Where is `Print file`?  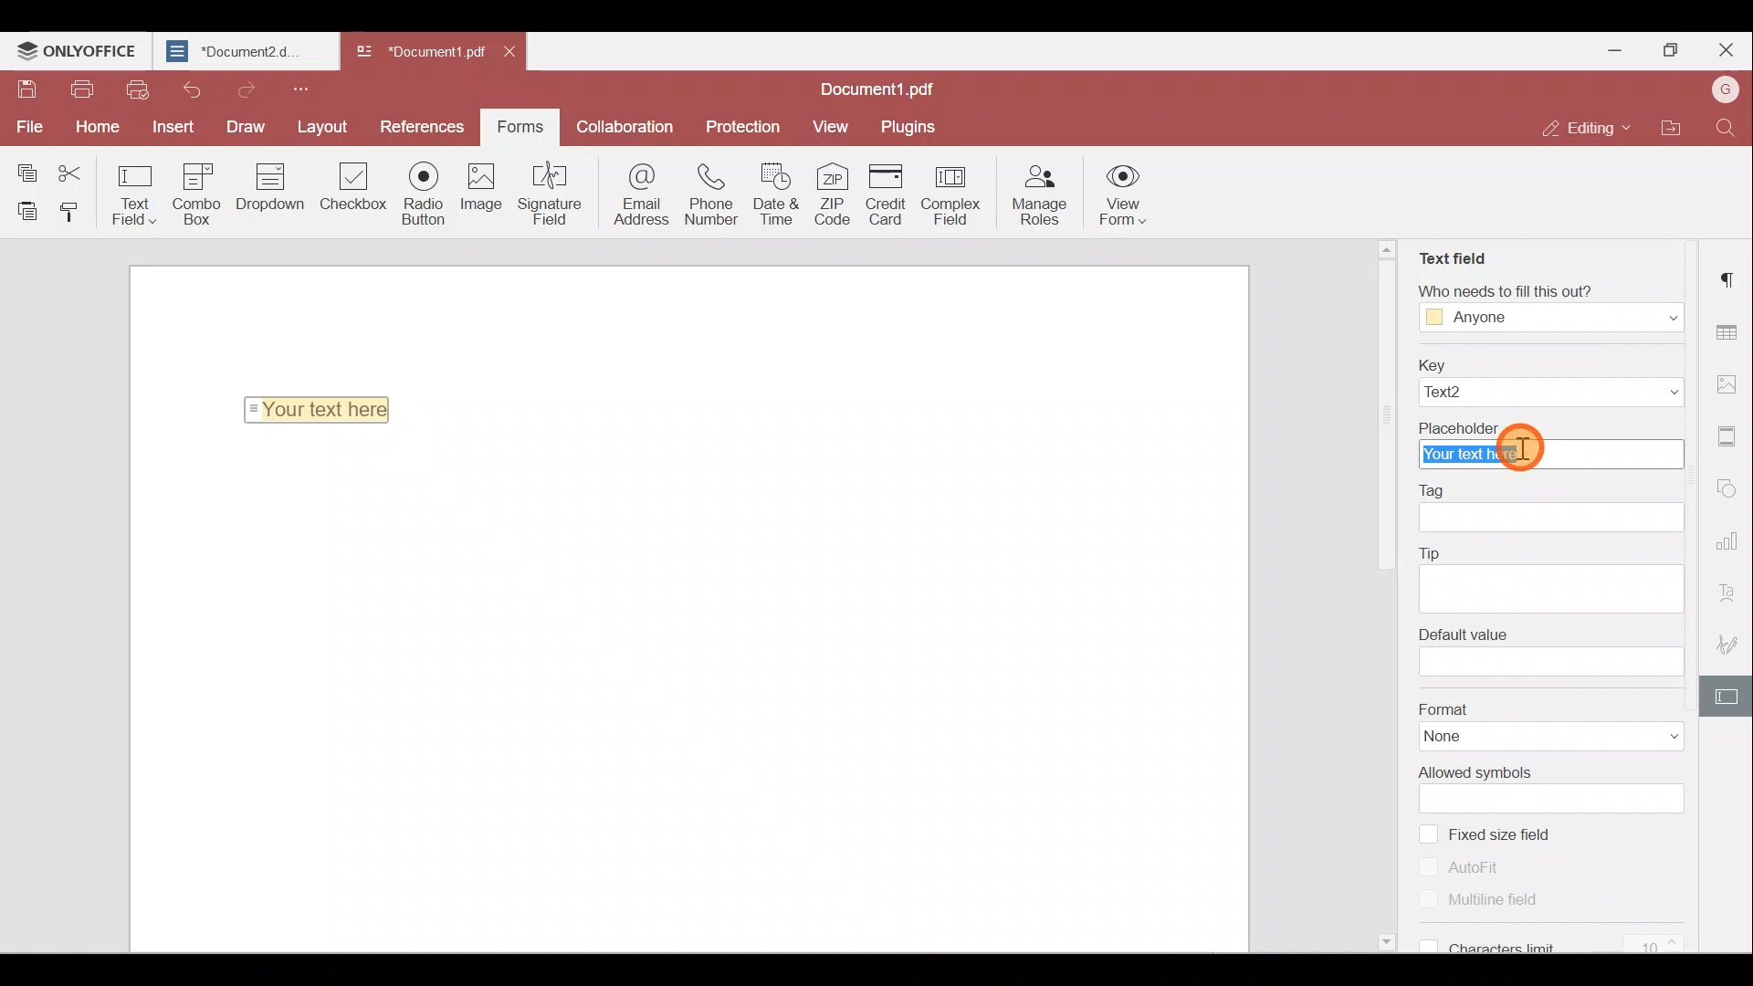
Print file is located at coordinates (80, 89).